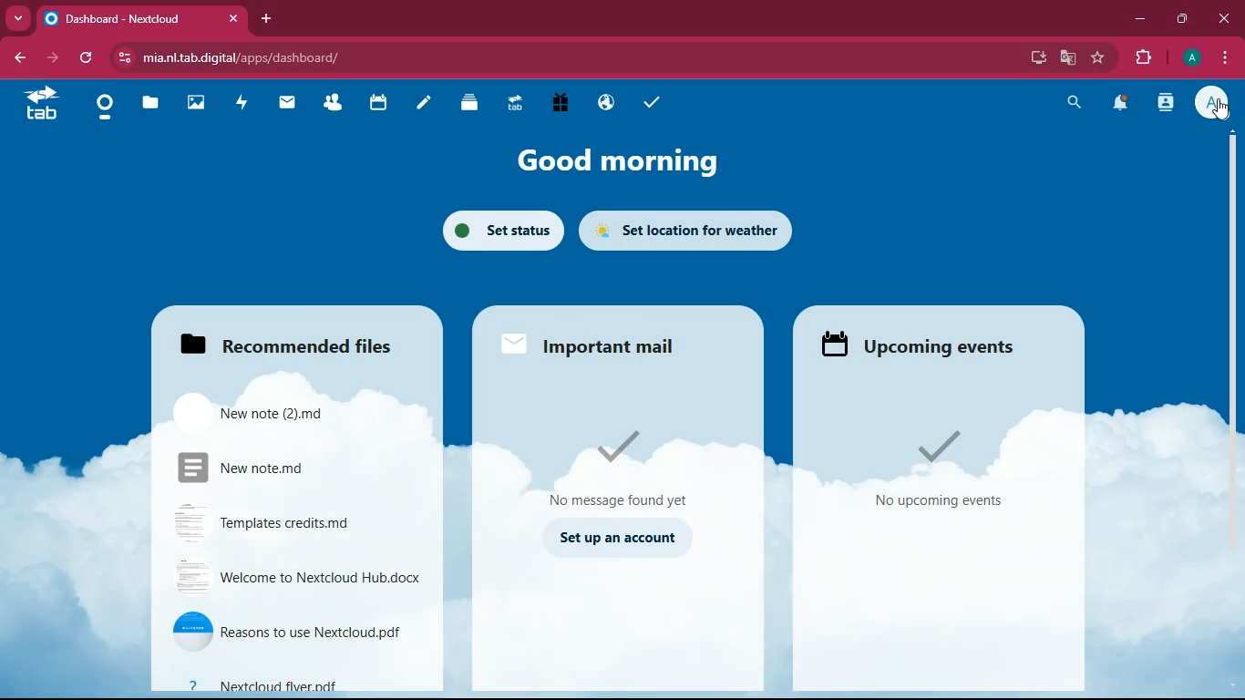 Image resolution: width=1245 pixels, height=700 pixels. What do you see at coordinates (141, 21) in the screenshot?
I see `tab` at bounding box center [141, 21].